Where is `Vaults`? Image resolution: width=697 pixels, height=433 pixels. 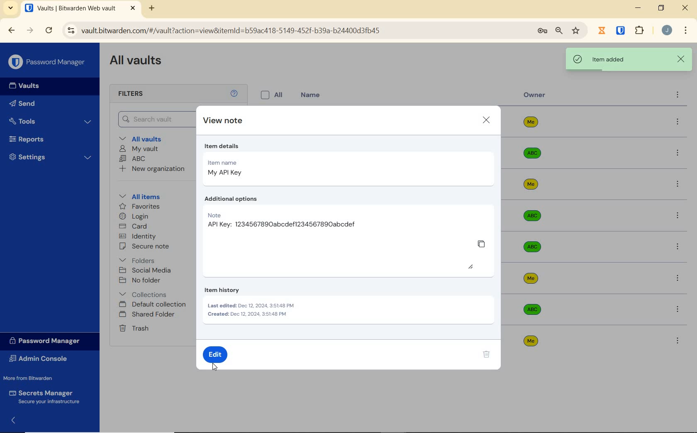
Vaults is located at coordinates (28, 87).